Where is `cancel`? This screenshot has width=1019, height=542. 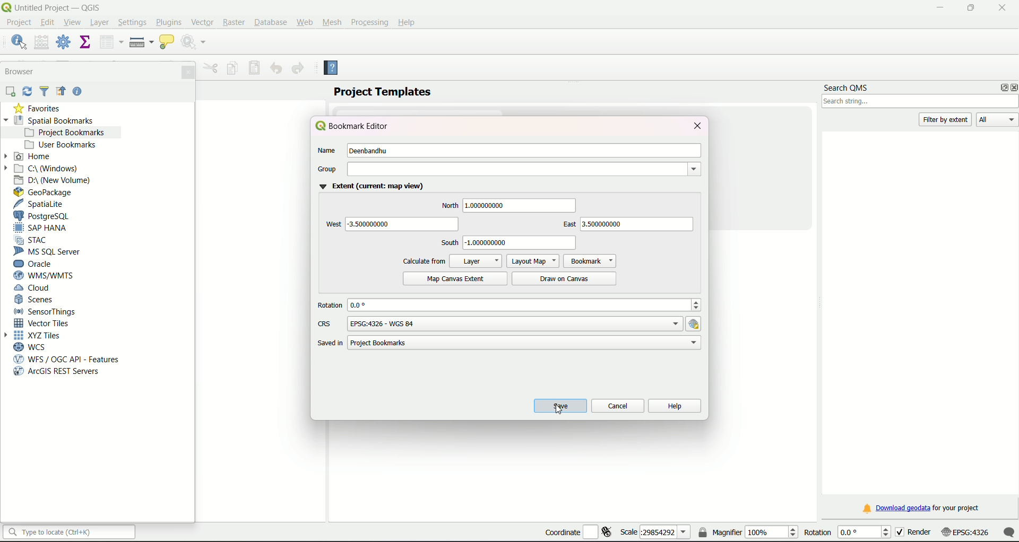 cancel is located at coordinates (618, 406).